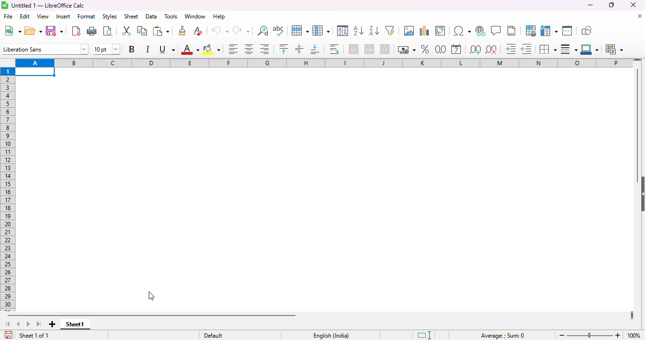 The height and width of the screenshot is (340, 645). I want to click on edit, so click(25, 16).